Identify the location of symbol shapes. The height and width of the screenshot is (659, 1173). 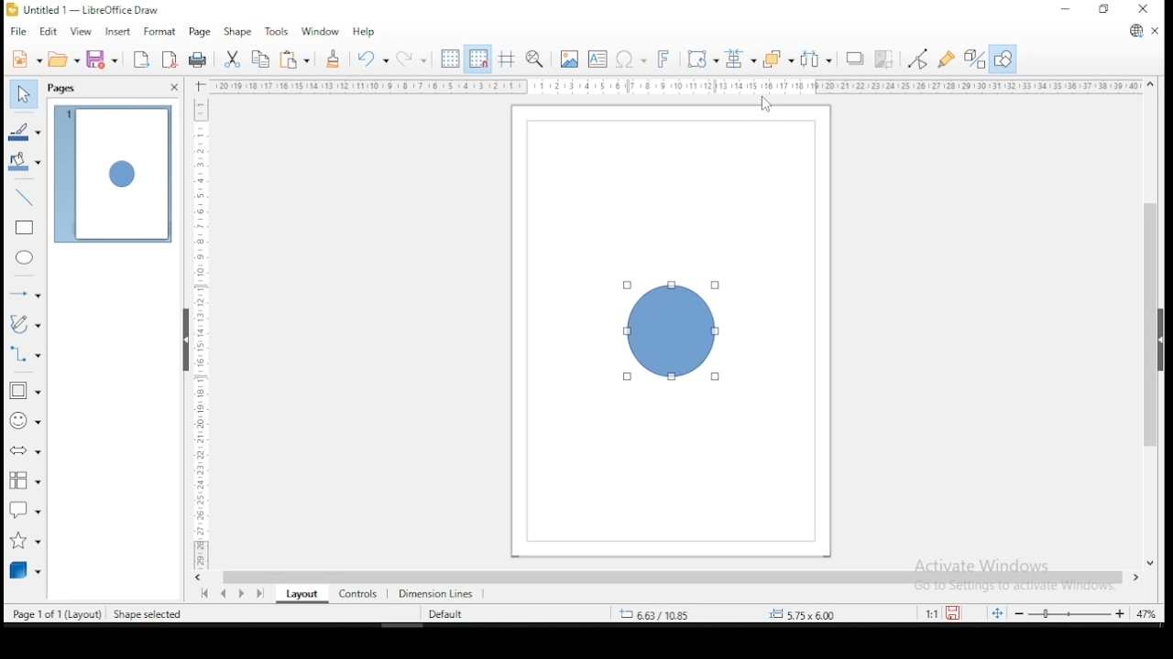
(25, 420).